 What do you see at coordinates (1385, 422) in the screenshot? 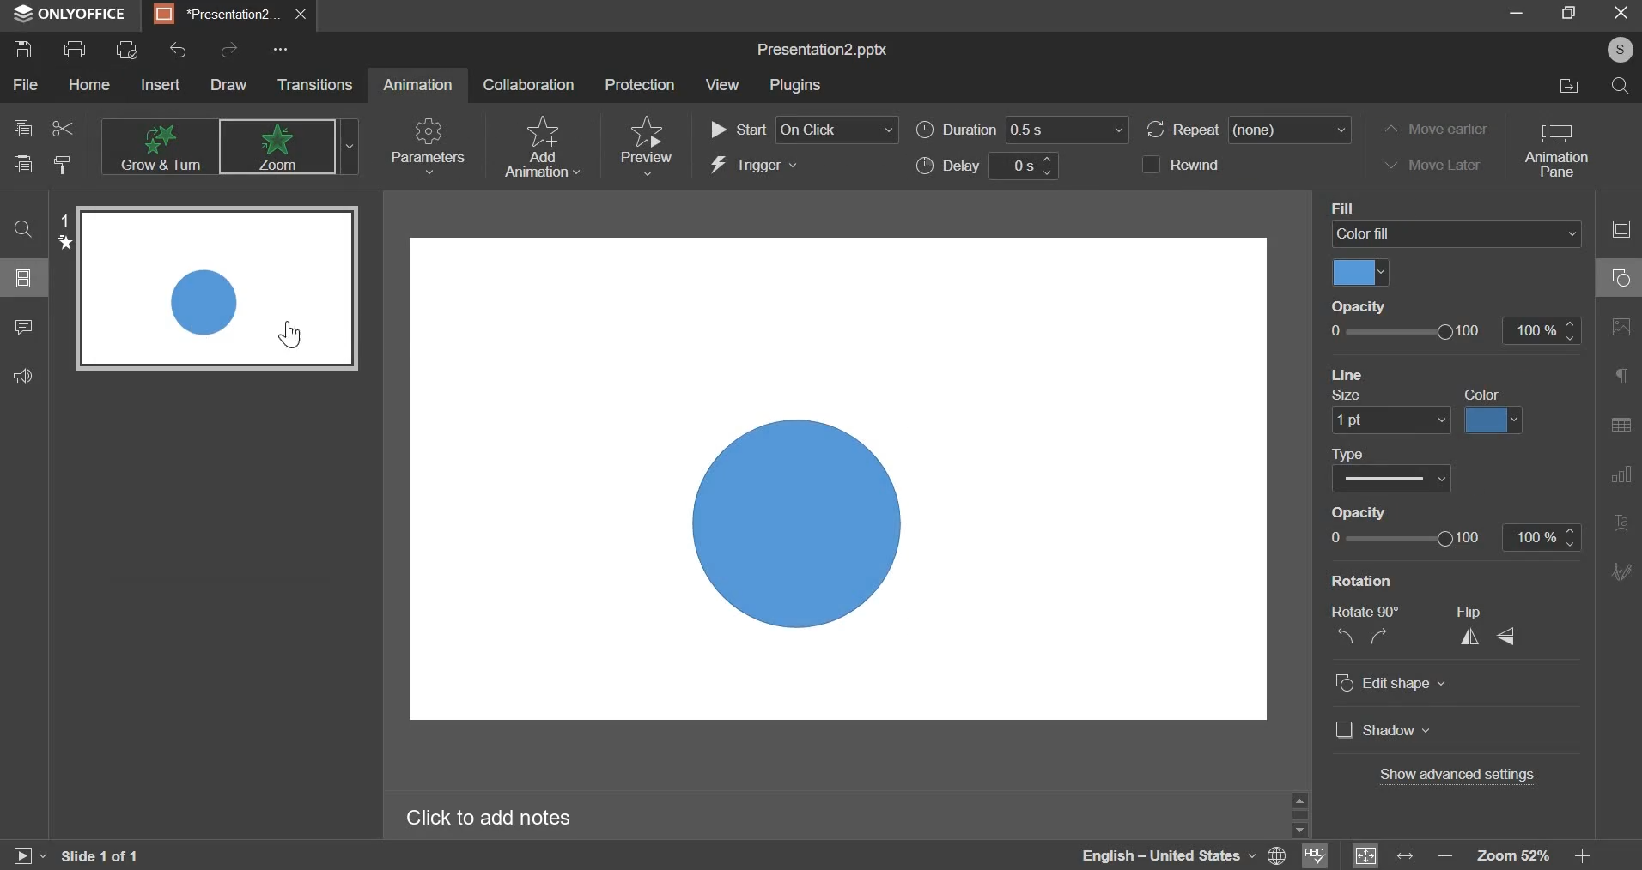
I see `line size` at bounding box center [1385, 422].